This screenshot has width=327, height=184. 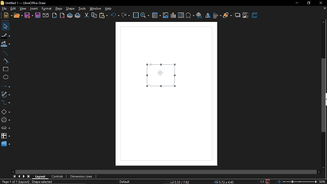 What do you see at coordinates (81, 177) in the screenshot?
I see `dimension lines` at bounding box center [81, 177].